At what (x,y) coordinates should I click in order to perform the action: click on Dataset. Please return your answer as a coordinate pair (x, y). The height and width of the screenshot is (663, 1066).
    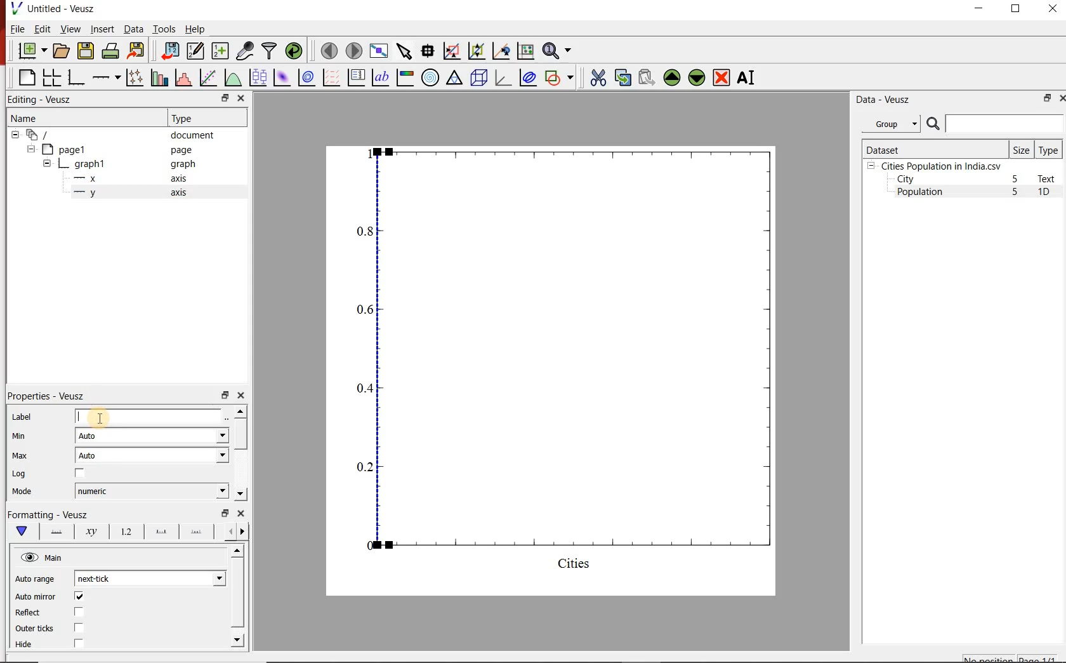
    Looking at the image, I should click on (933, 149).